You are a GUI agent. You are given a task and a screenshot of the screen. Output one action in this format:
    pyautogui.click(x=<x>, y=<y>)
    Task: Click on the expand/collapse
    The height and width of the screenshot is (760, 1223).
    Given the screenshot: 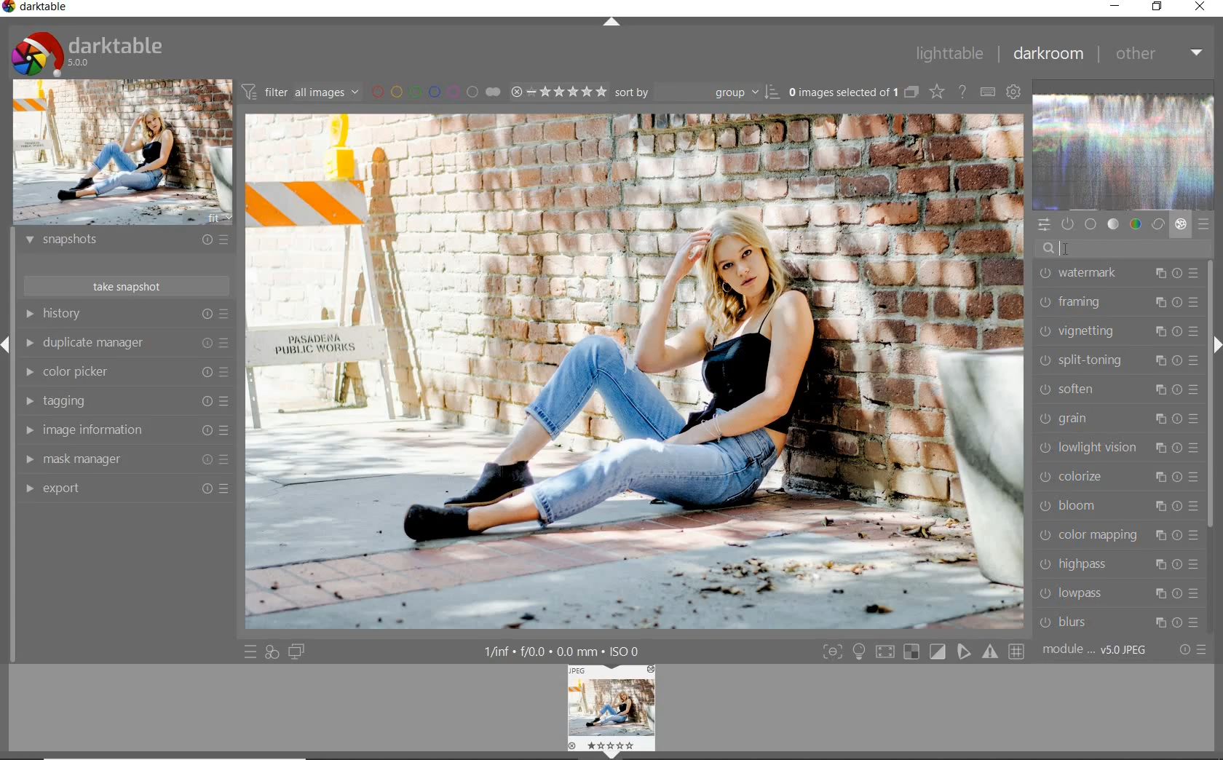 What is the action you would take?
    pyautogui.click(x=611, y=24)
    